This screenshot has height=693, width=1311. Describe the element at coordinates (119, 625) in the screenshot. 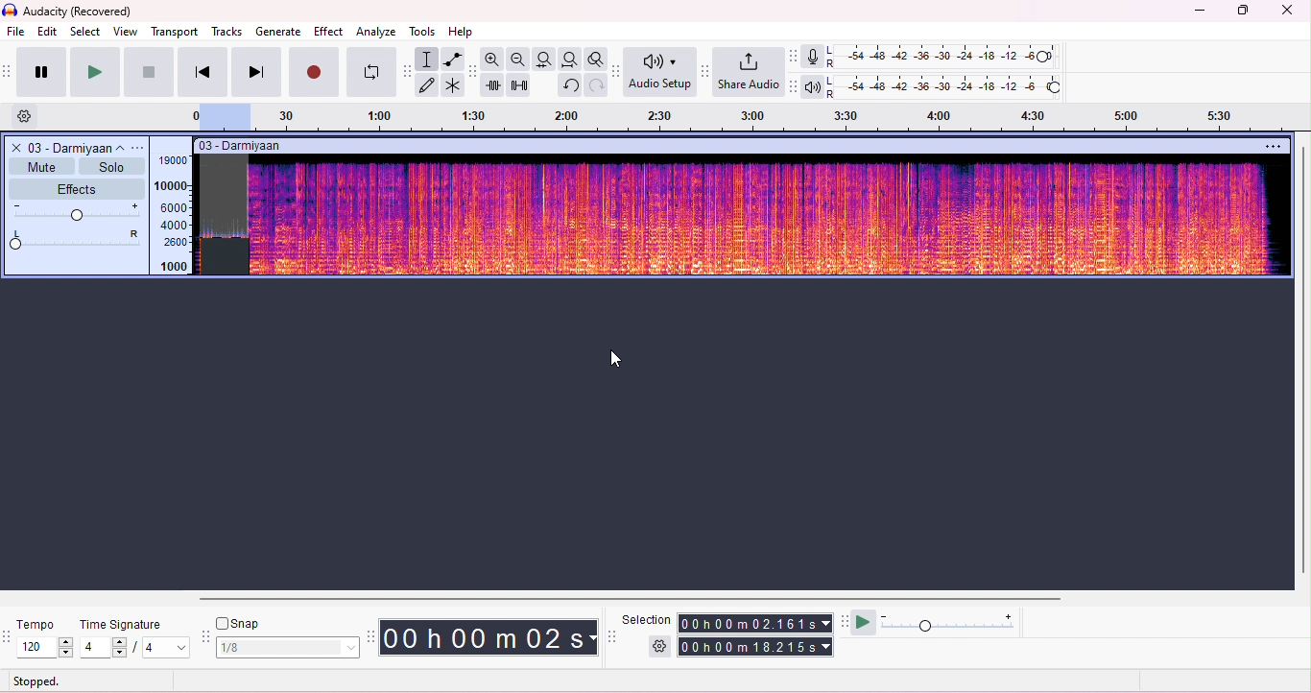

I see `time signature` at that location.